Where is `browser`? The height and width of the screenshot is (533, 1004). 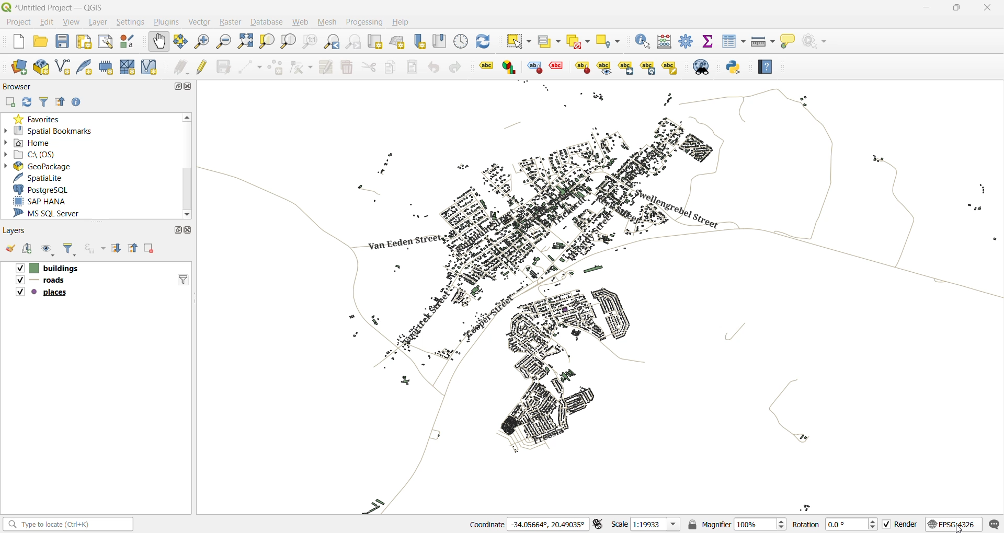
browser is located at coordinates (21, 88).